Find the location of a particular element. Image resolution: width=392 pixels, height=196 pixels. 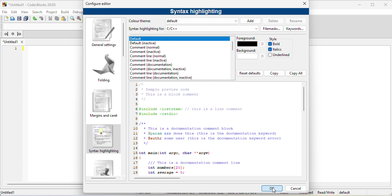

paste is located at coordinates (64, 19).